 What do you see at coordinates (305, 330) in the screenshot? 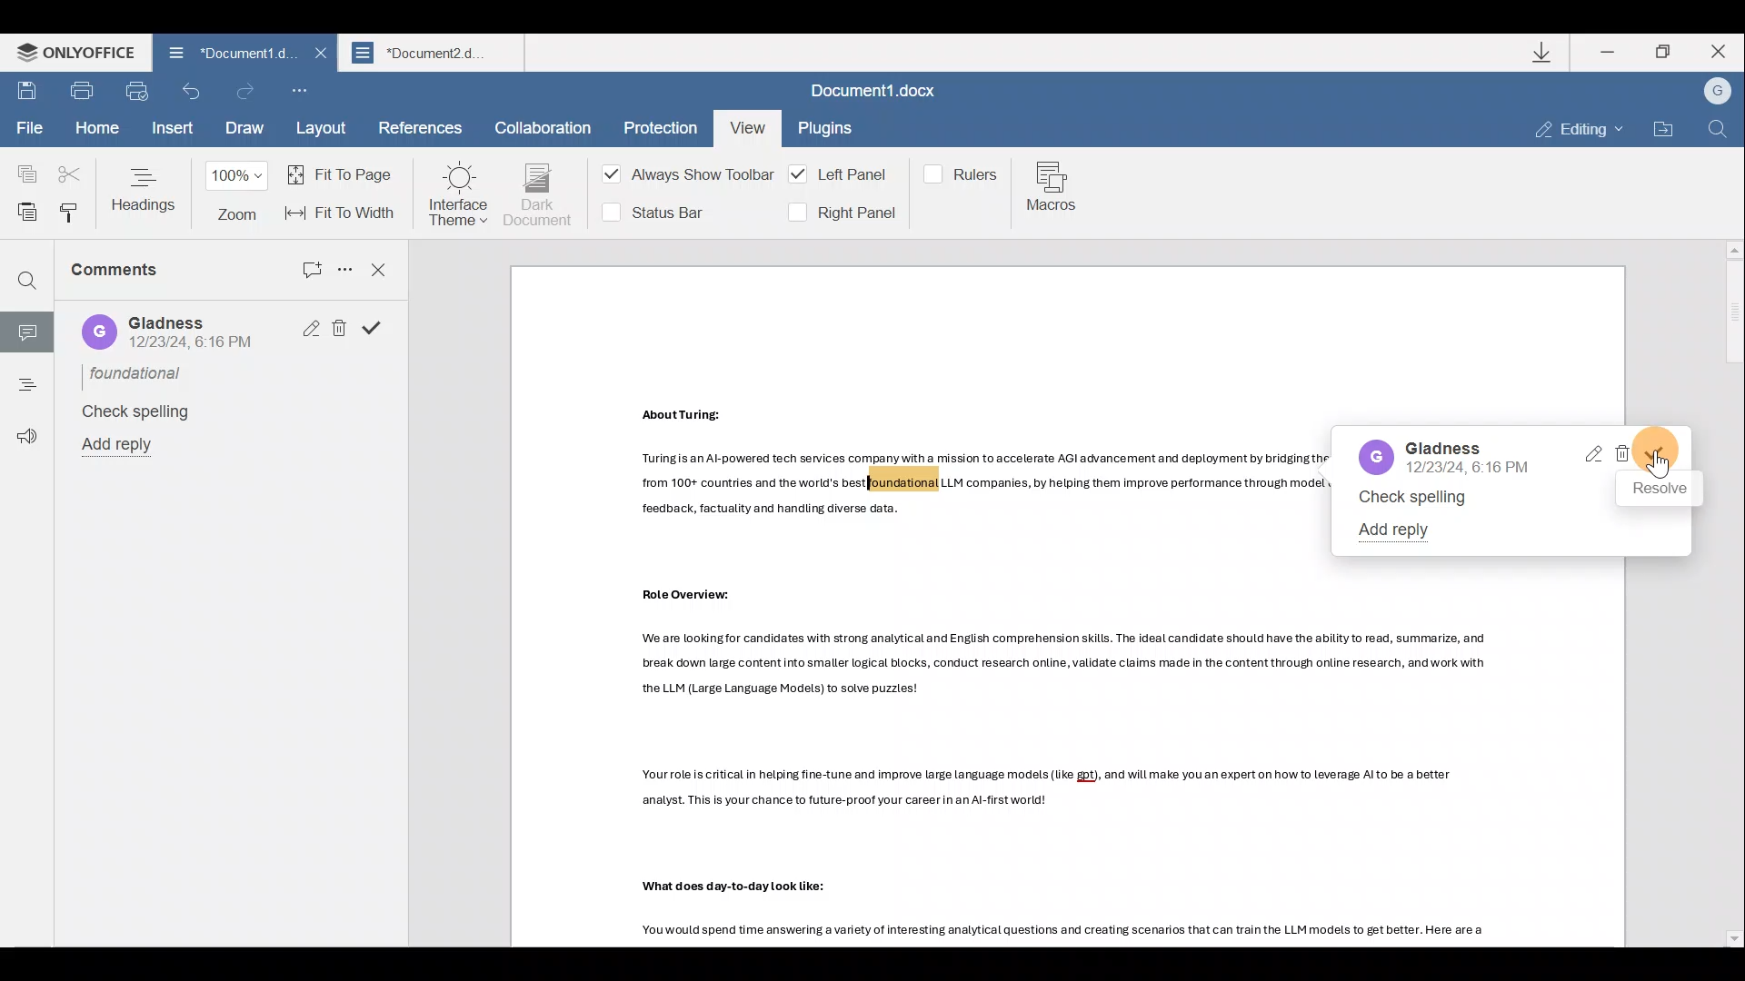
I see `Edit` at bounding box center [305, 330].